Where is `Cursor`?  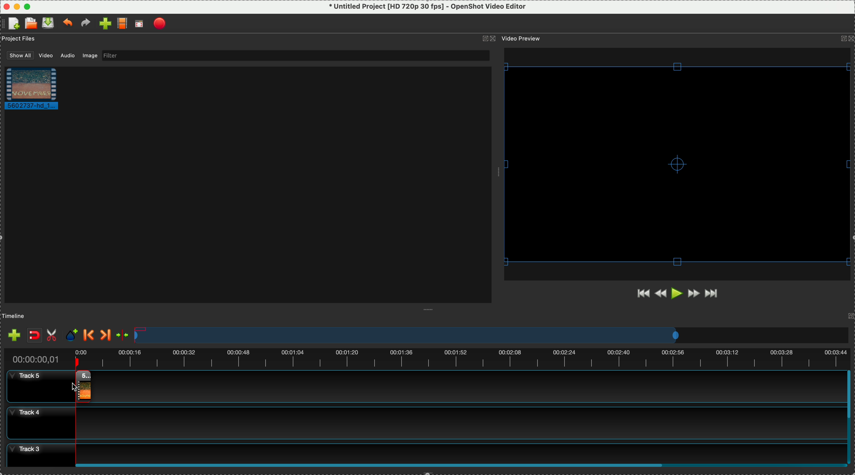
Cursor is located at coordinates (76, 387).